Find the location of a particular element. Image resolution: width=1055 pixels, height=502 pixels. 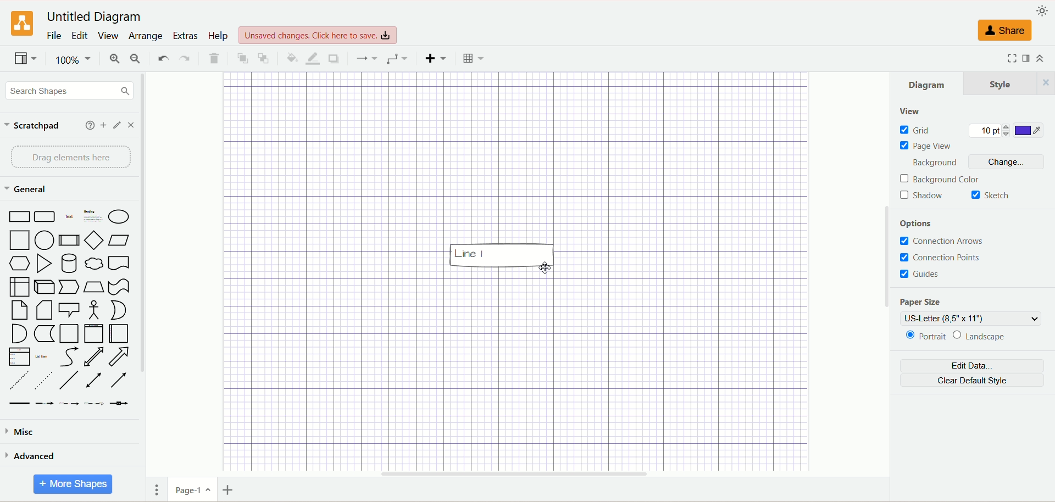

insert is located at coordinates (434, 58).